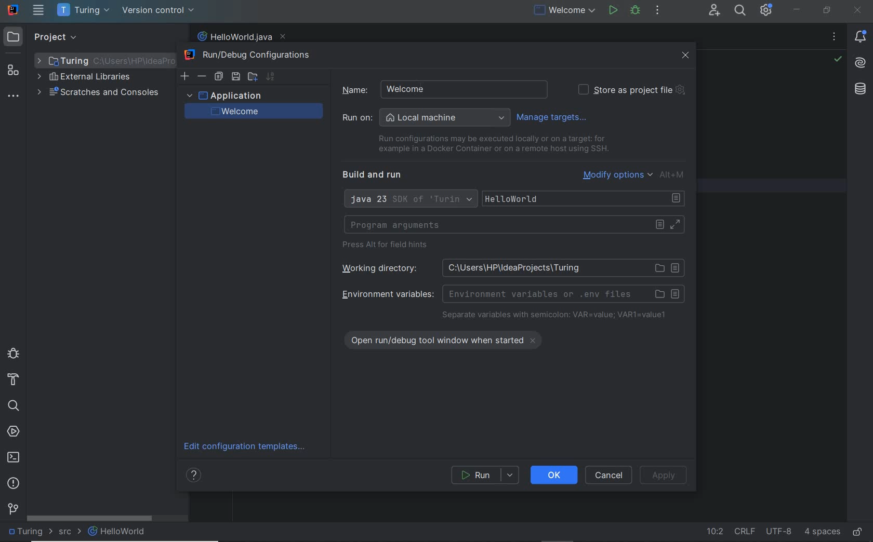 This screenshot has width=873, height=542. Describe the element at coordinates (740, 11) in the screenshot. I see `search everywhere` at that location.